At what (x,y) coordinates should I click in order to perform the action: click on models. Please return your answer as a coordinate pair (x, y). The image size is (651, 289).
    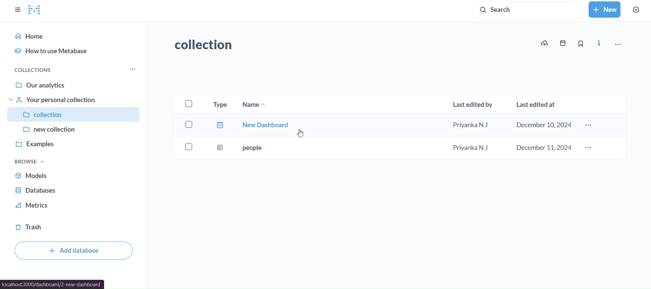
    Looking at the image, I should click on (74, 175).